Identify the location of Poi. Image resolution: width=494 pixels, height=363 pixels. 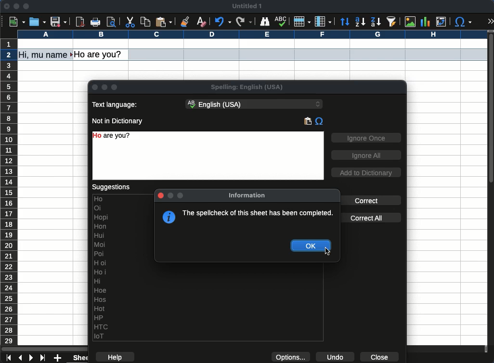
(100, 254).